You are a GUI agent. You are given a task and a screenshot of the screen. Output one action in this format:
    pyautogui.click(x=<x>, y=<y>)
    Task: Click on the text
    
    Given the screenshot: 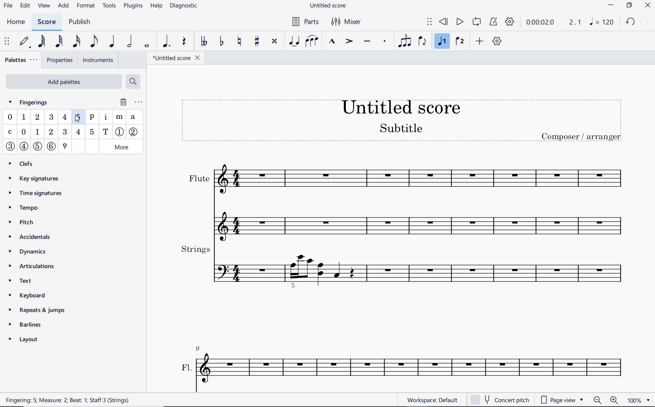 What is the action you would take?
    pyautogui.click(x=21, y=281)
    